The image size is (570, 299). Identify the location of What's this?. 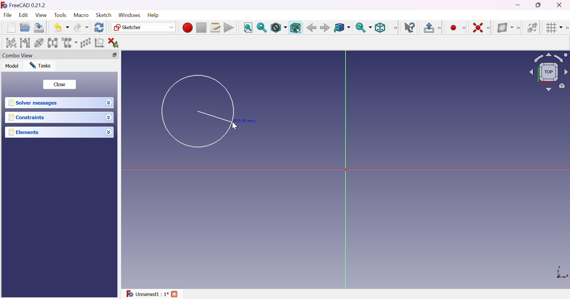
(410, 28).